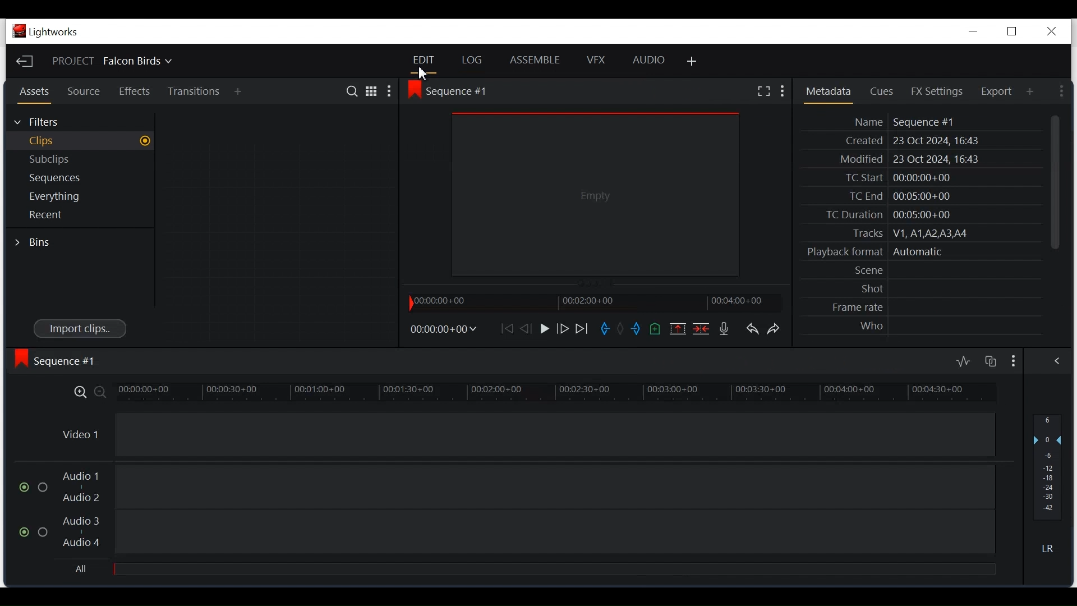 The height and width of the screenshot is (606, 1077). What do you see at coordinates (78, 160) in the screenshot?
I see `Subclips` at bounding box center [78, 160].